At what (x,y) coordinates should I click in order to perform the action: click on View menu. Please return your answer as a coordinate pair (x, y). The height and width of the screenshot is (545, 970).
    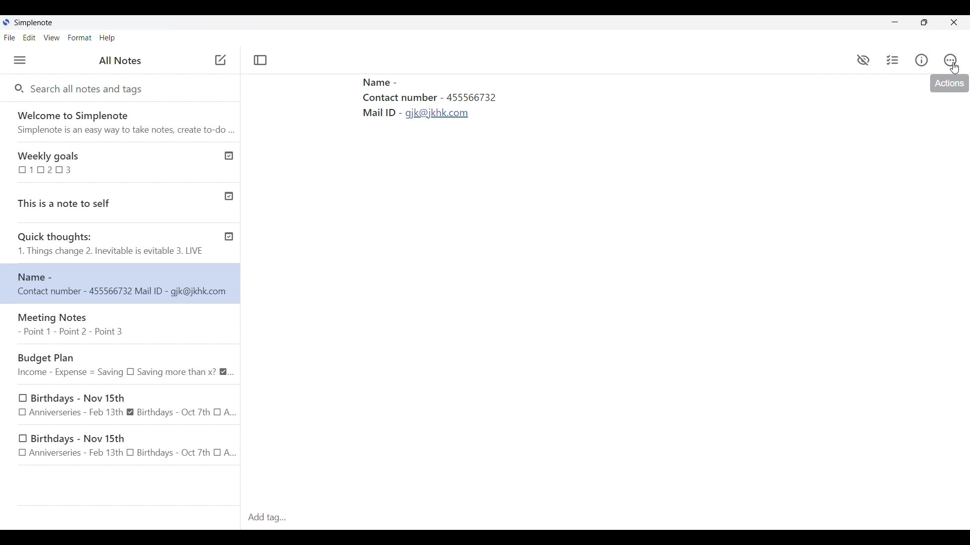
    Looking at the image, I should click on (52, 38).